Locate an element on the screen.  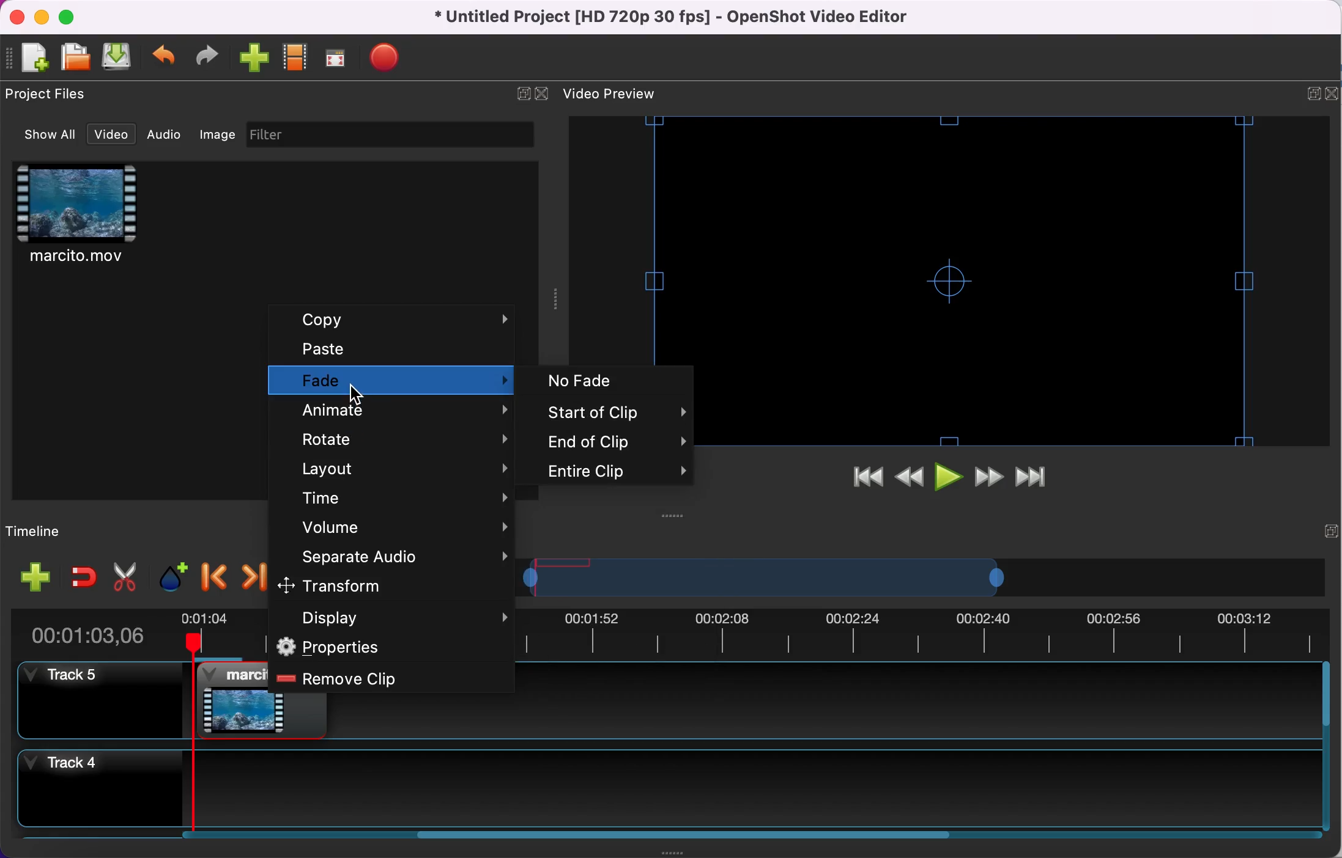
properties is located at coordinates (378, 648).